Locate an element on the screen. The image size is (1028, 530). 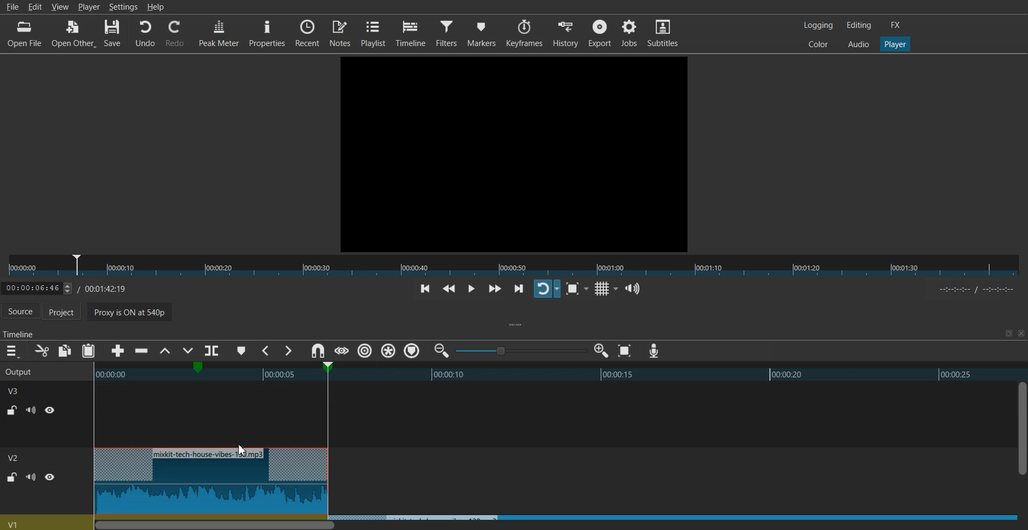
Skip to next point is located at coordinates (520, 290).